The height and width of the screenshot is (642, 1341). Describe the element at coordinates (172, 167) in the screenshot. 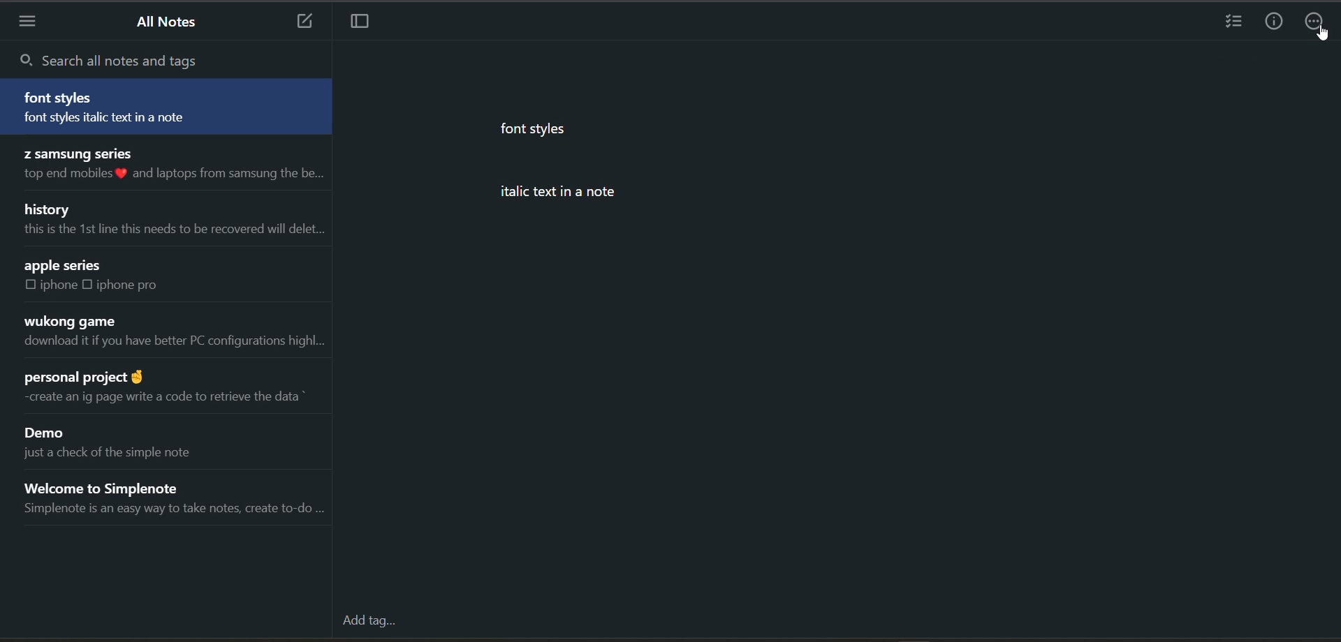

I see `note title and preview` at that location.